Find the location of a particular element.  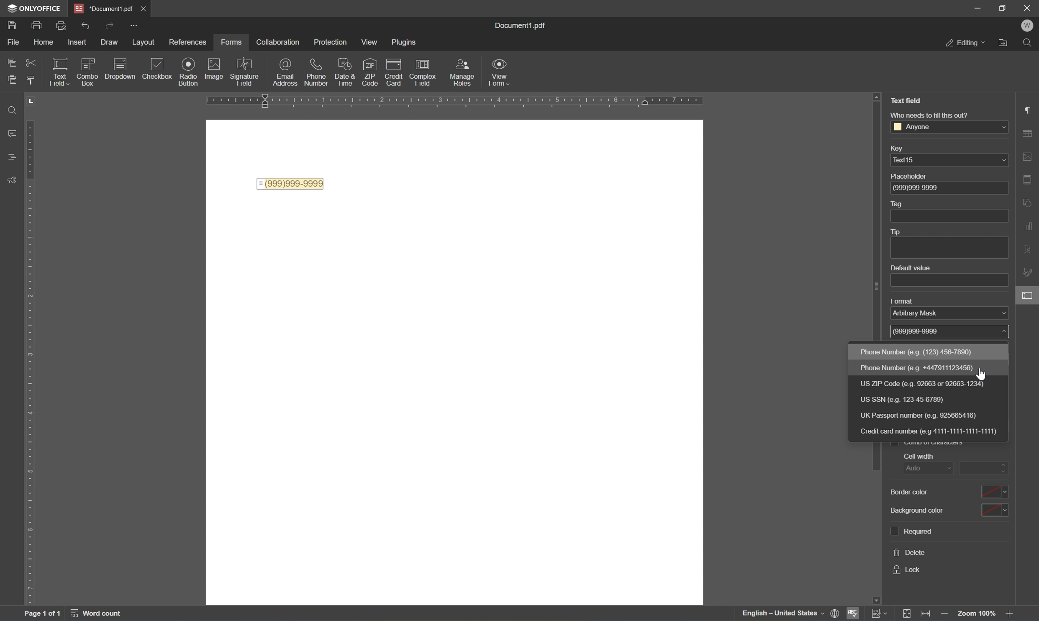

fit to page is located at coordinates (910, 613).